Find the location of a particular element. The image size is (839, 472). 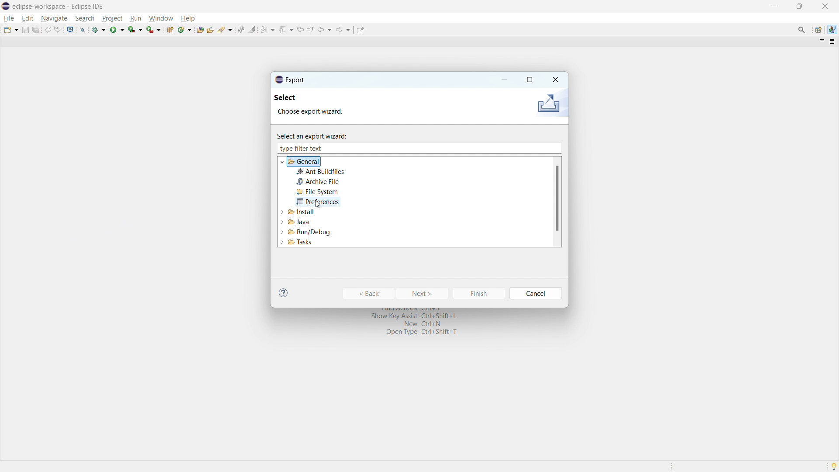

pin editor is located at coordinates (360, 30).